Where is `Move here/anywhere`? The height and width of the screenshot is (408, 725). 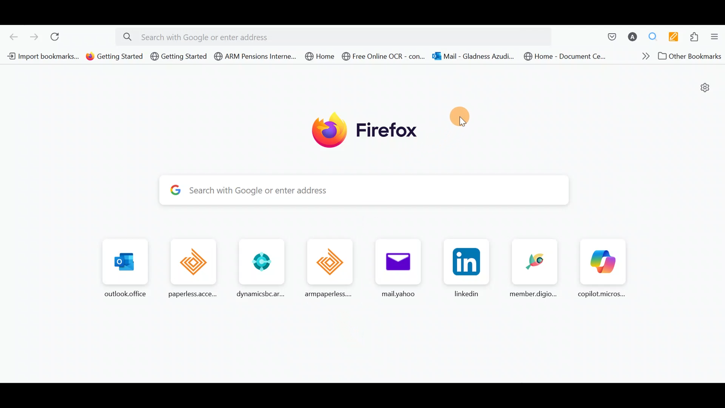
Move here/anywhere is located at coordinates (459, 117).